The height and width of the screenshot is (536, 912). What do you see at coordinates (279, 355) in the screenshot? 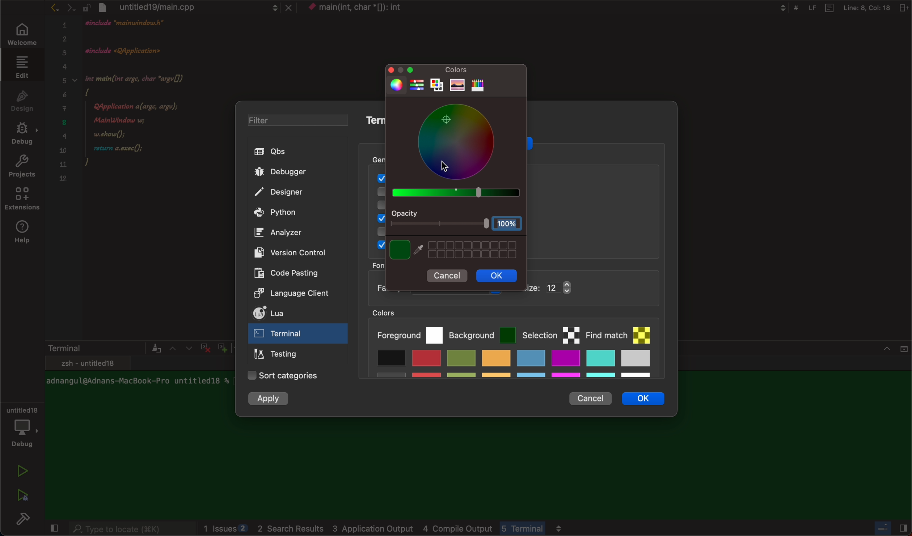
I see `testing` at bounding box center [279, 355].